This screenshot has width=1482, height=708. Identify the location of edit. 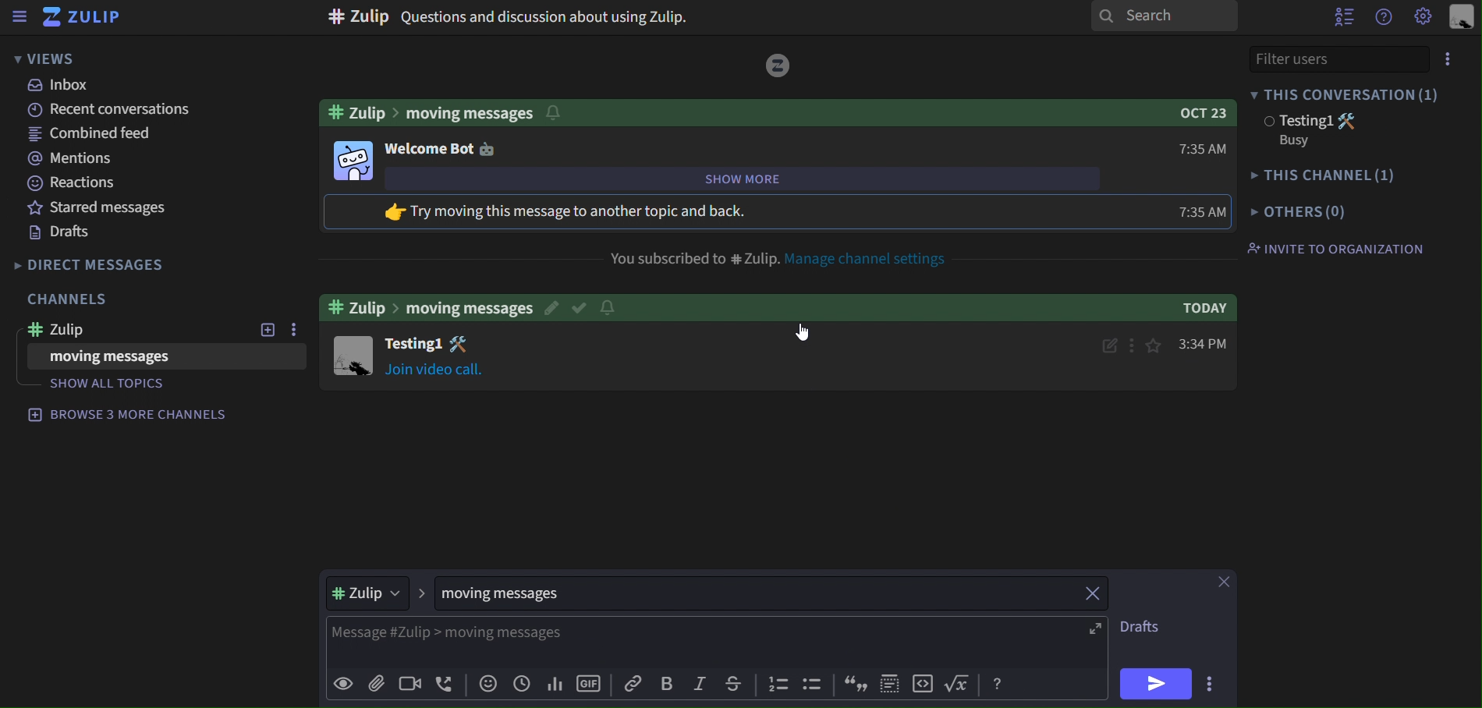
(1105, 343).